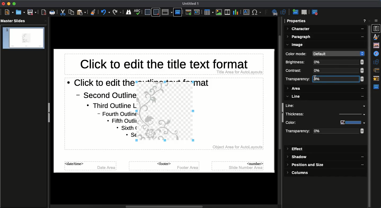 This screenshot has height=208, width=381. Describe the element at coordinates (105, 12) in the screenshot. I see `Undo` at that location.